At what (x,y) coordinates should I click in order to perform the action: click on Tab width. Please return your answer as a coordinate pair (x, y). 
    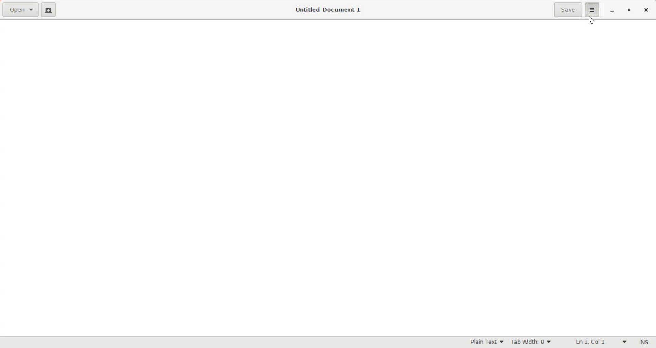
    Looking at the image, I should click on (531, 342).